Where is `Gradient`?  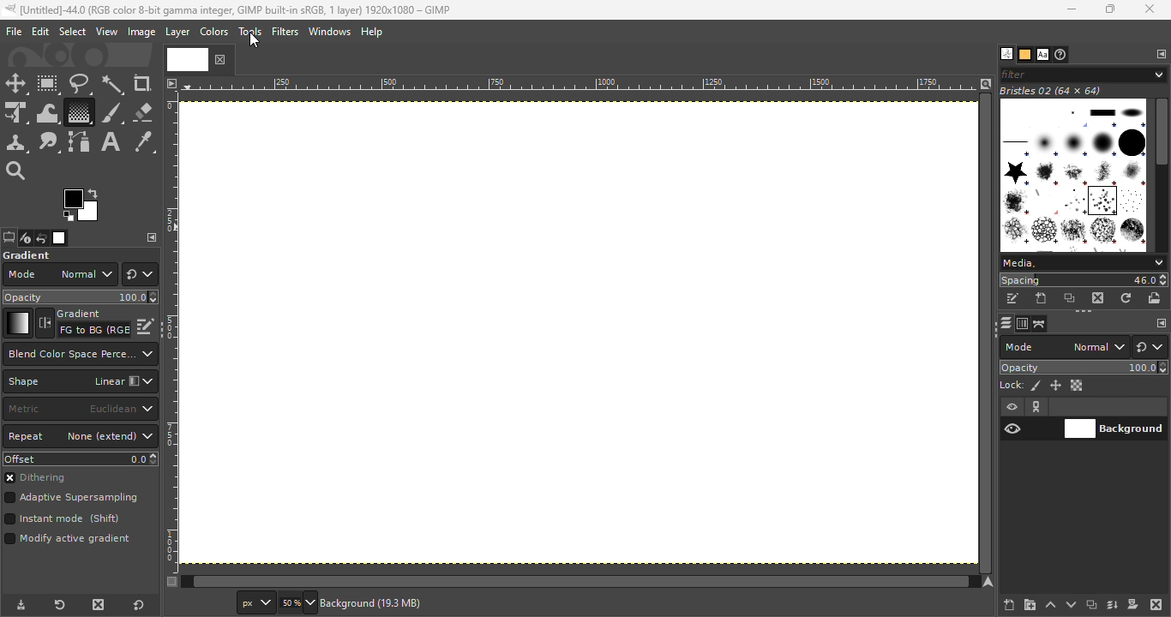 Gradient is located at coordinates (17, 323).